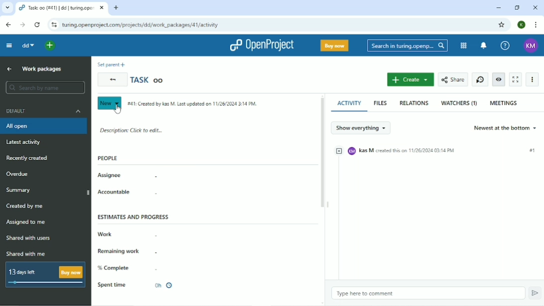  Describe the element at coordinates (380, 103) in the screenshot. I see `FILES` at that location.